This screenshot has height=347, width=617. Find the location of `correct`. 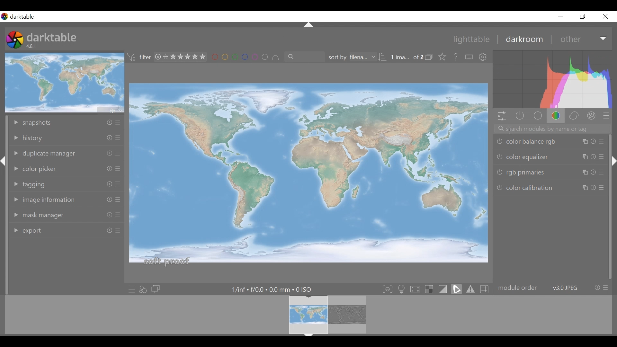

correct is located at coordinates (574, 115).